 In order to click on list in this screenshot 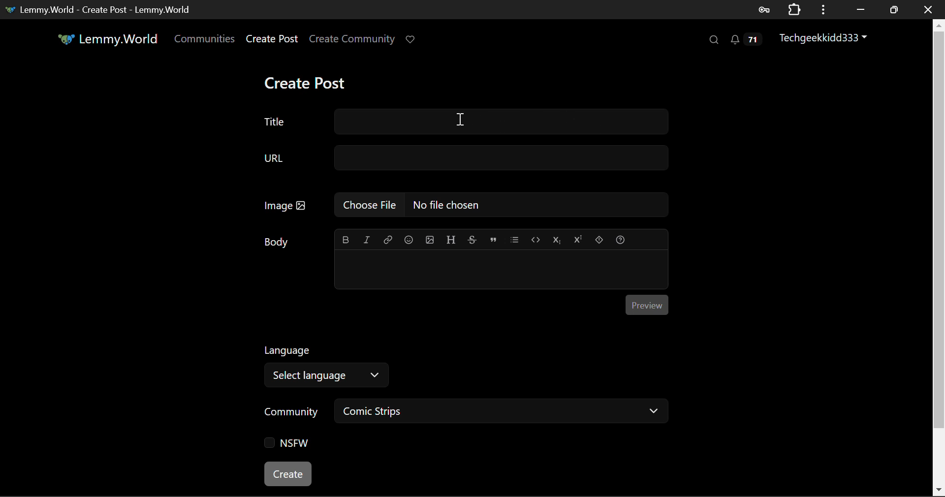, I will do `click(514, 238)`.